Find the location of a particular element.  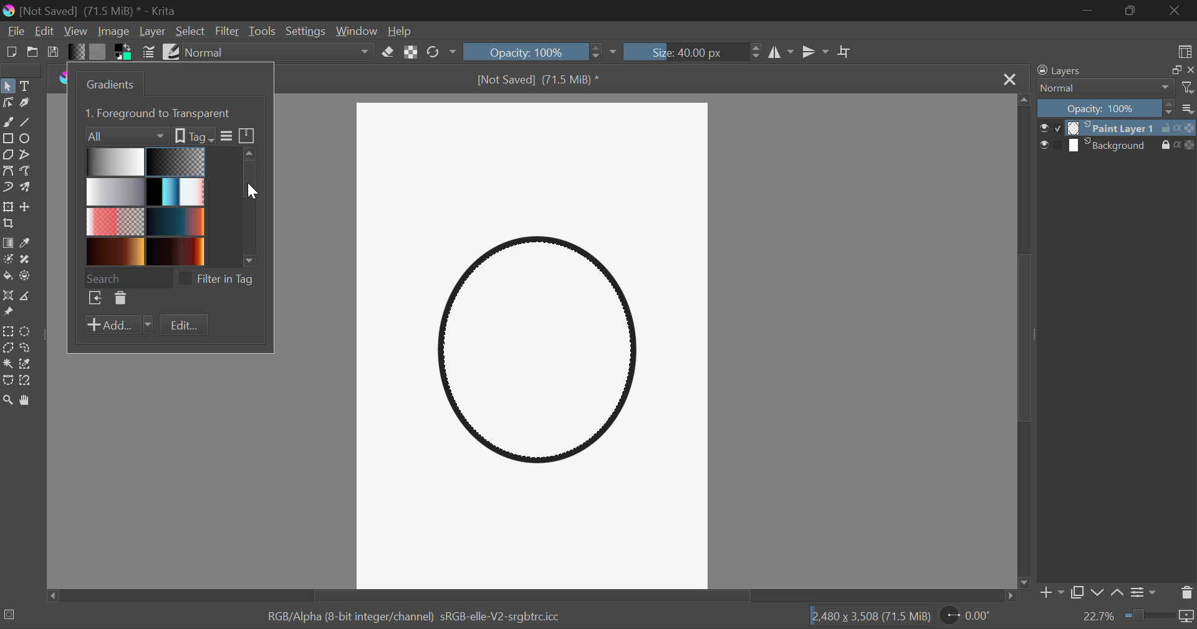

Eraser is located at coordinates (388, 52).